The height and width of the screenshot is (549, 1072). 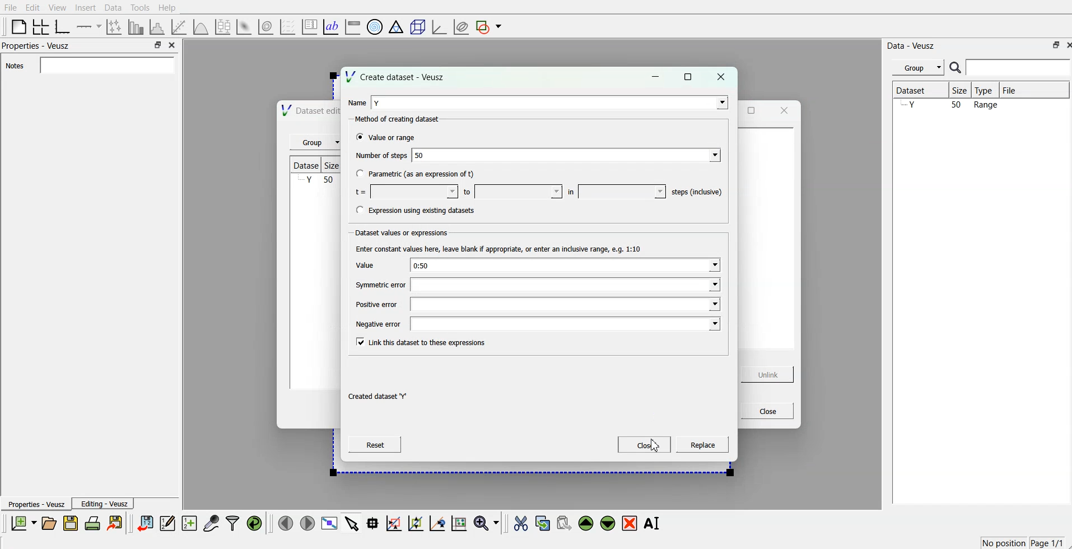 I want to click on polar graph, so click(x=375, y=26).